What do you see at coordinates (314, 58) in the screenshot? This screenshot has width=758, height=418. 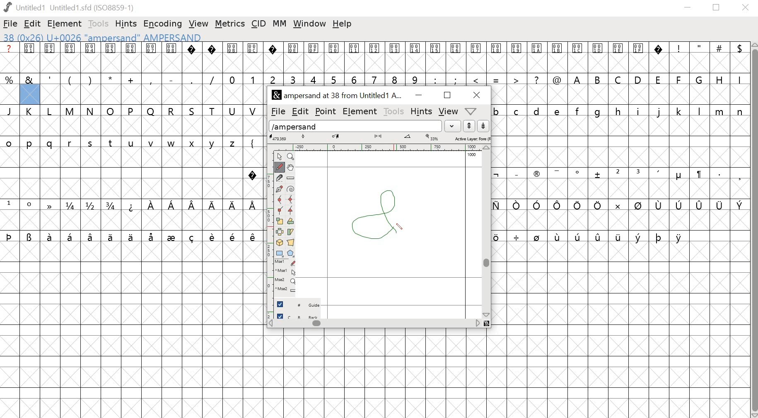 I see `000F` at bounding box center [314, 58].